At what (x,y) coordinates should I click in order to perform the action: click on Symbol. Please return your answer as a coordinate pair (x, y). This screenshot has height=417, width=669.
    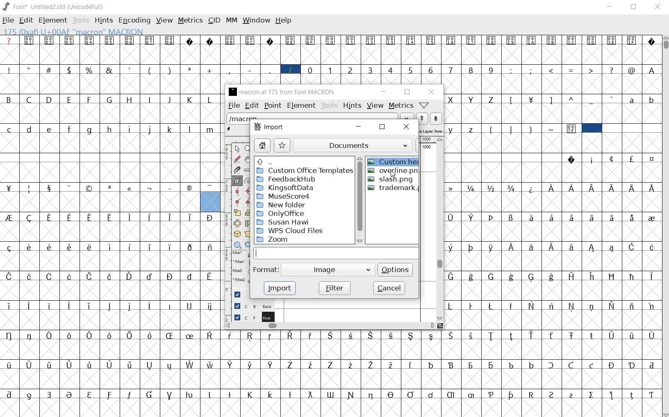
    Looking at the image, I should click on (169, 306).